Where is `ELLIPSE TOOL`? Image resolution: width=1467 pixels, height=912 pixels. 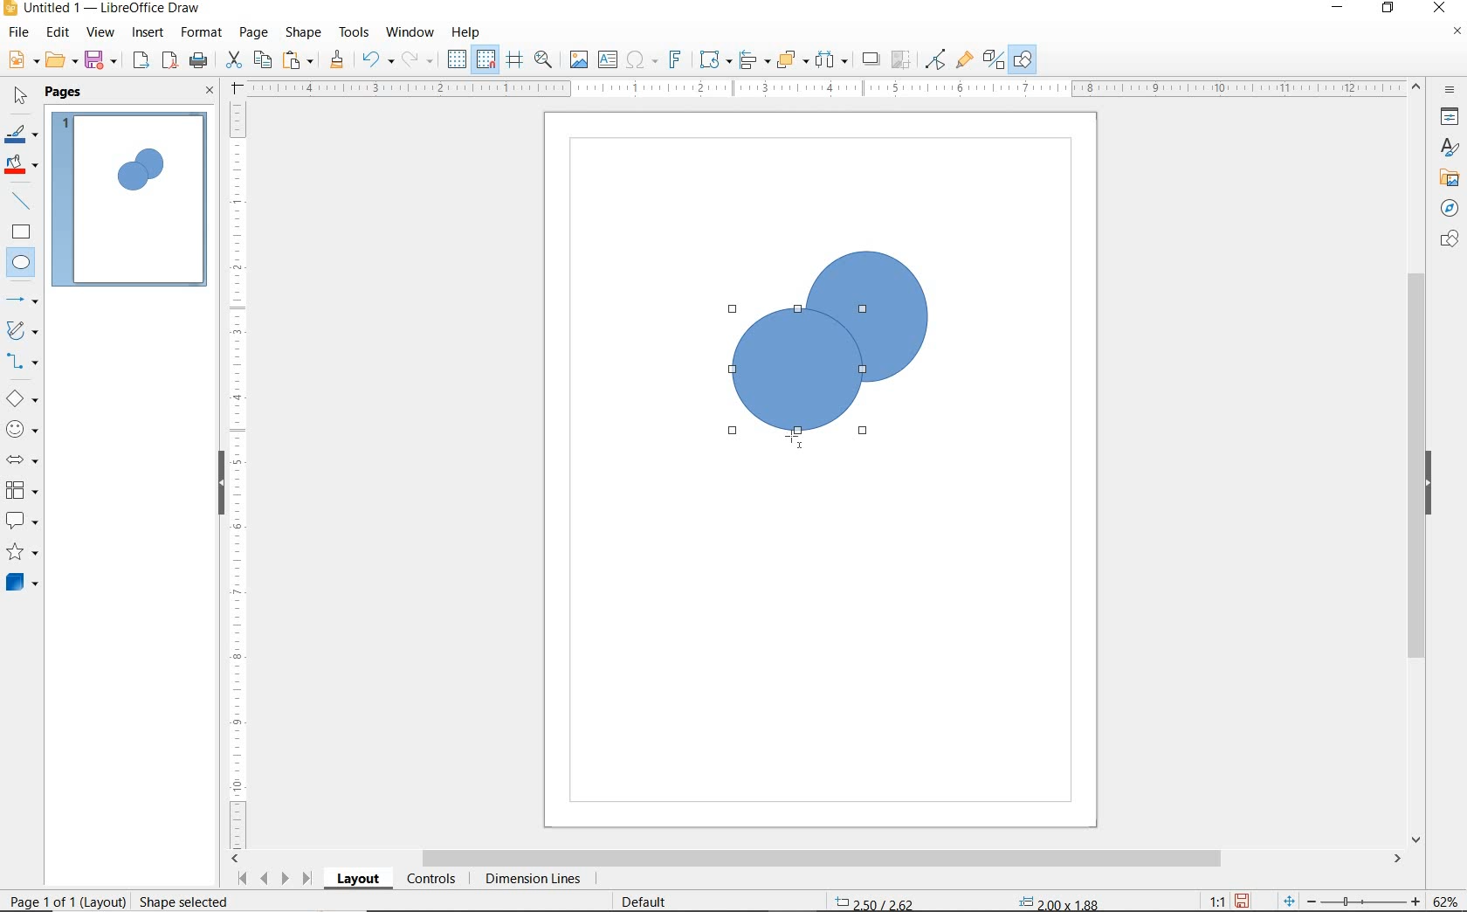
ELLIPSE TOOL is located at coordinates (801, 441).